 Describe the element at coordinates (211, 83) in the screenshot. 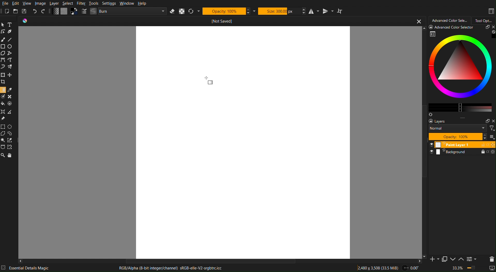

I see `Gradient` at that location.